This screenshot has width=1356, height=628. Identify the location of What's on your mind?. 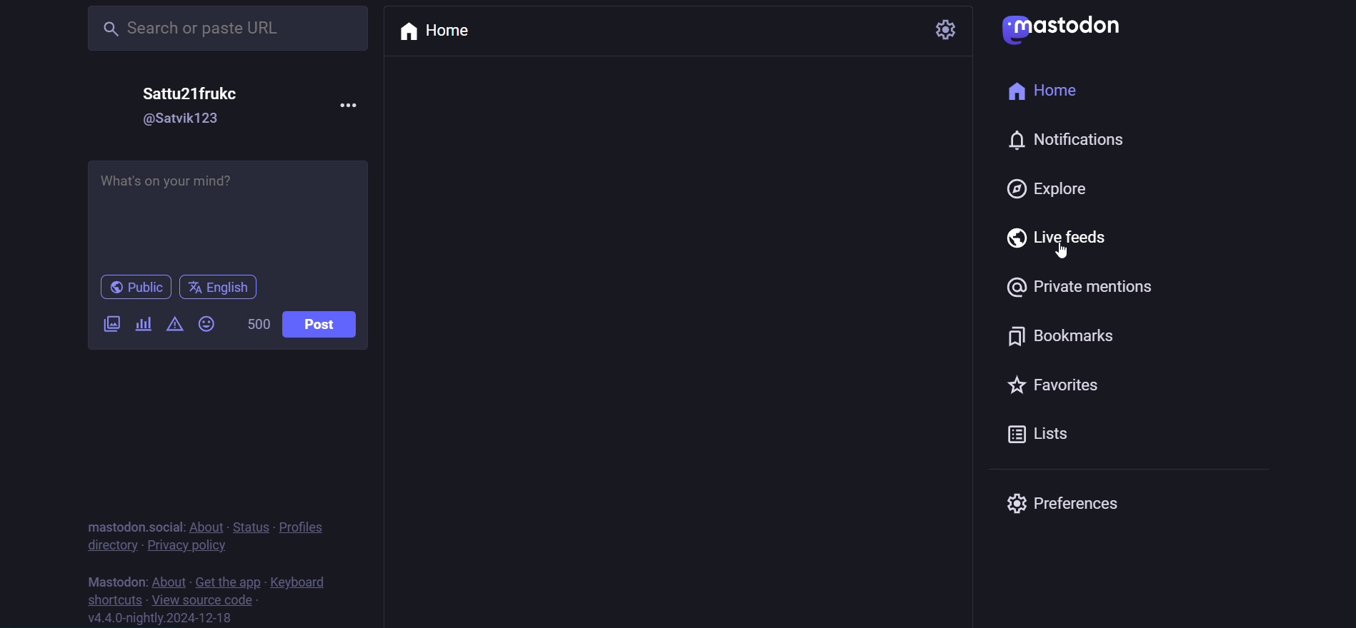
(229, 212).